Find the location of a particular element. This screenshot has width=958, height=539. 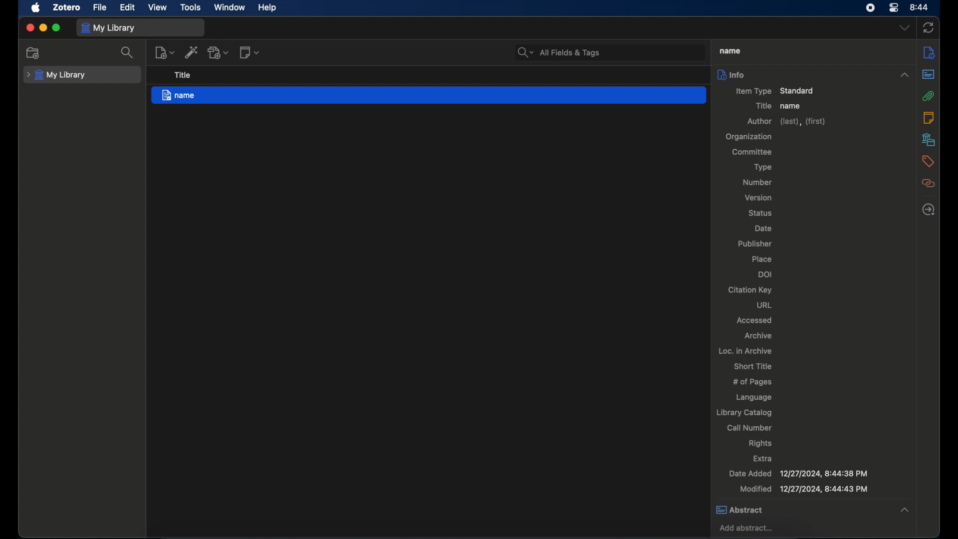

loc. in archive is located at coordinates (746, 350).